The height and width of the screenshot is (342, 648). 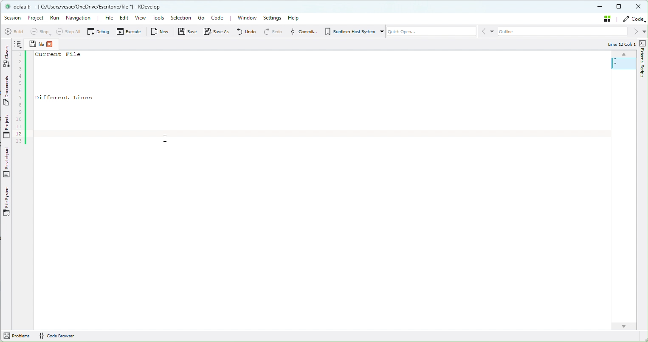 What do you see at coordinates (14, 31) in the screenshot?
I see `Build` at bounding box center [14, 31].